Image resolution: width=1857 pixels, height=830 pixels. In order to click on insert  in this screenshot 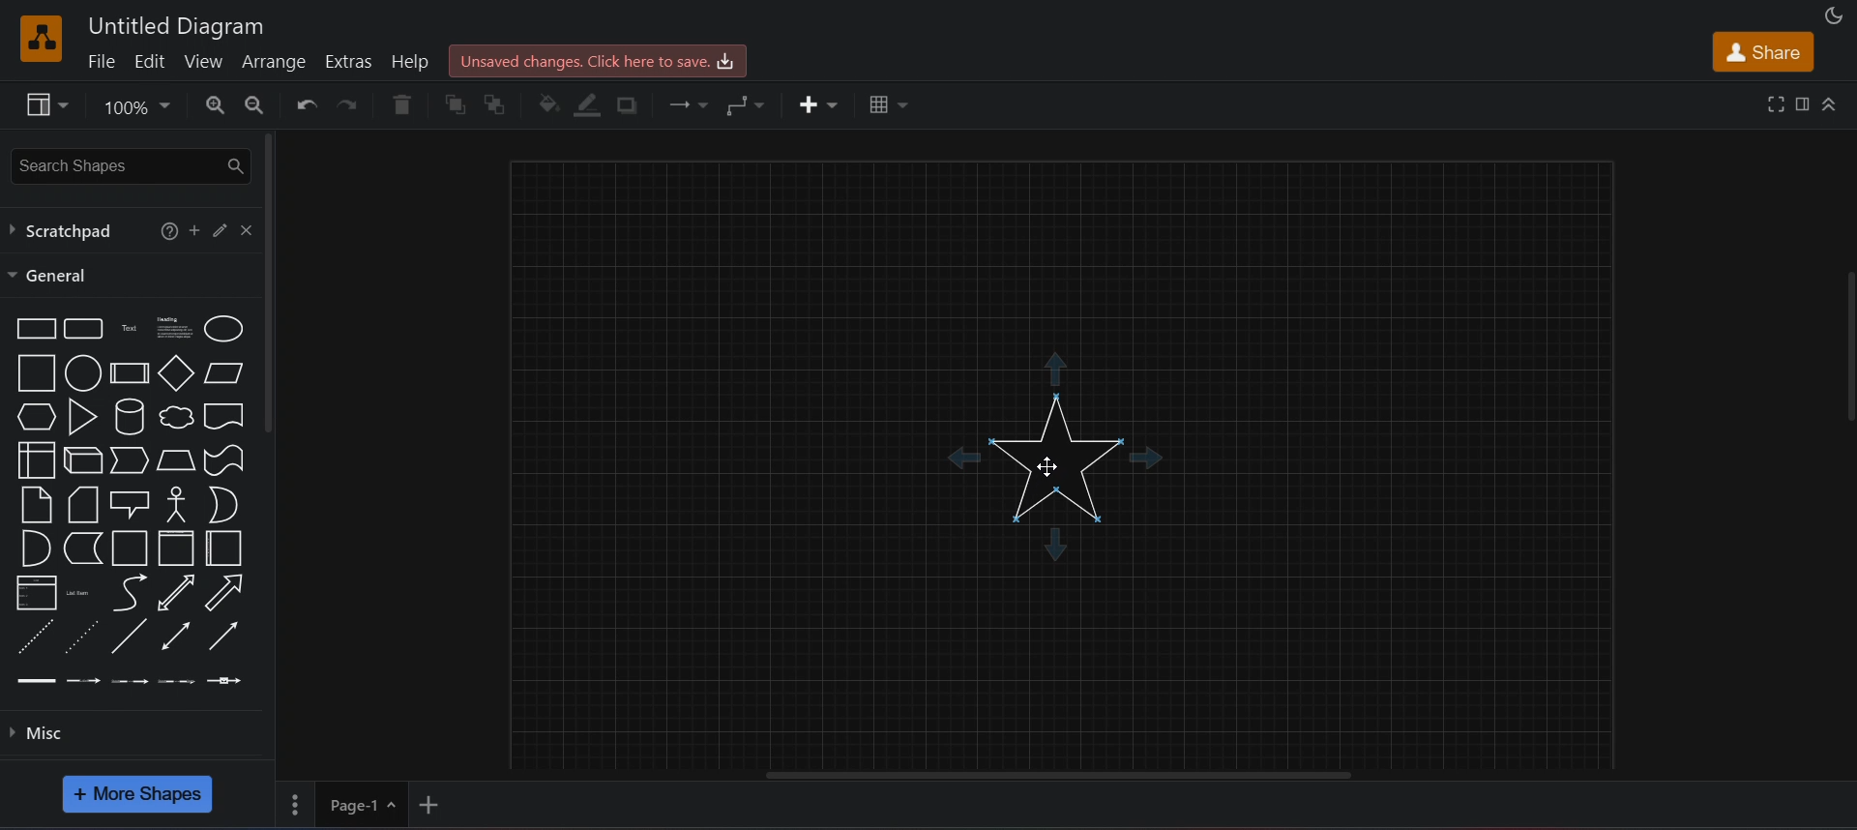, I will do `click(819, 106)`.